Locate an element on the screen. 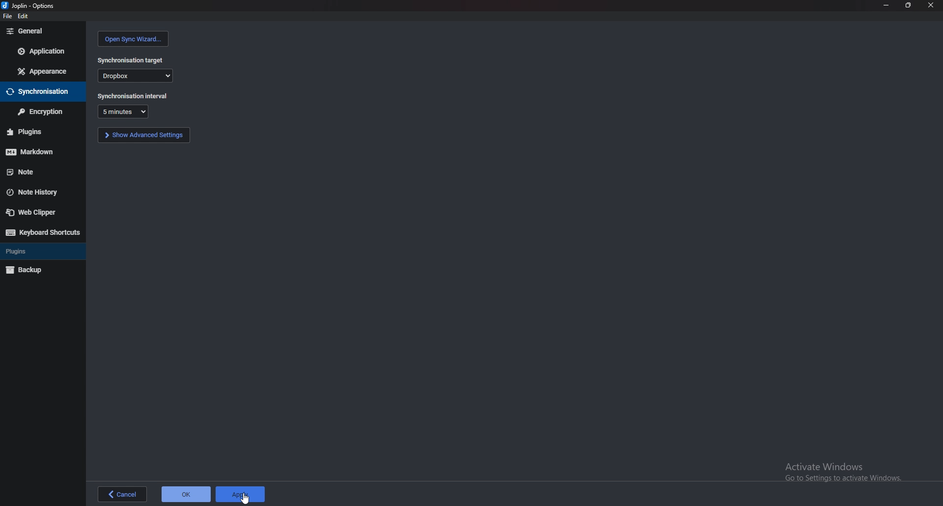  Activate Windows is located at coordinates (841, 473).